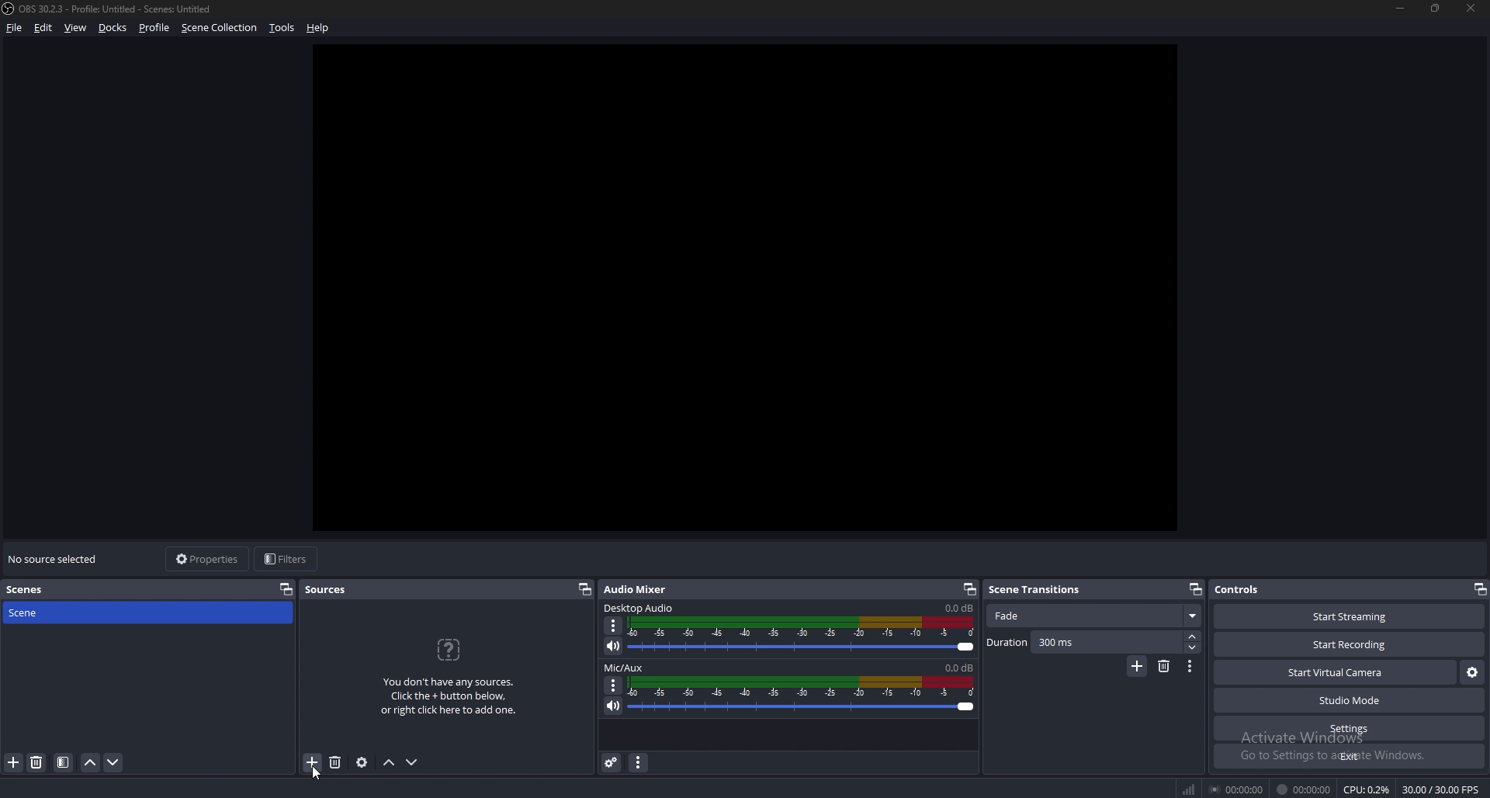 The width and height of the screenshot is (1490, 798). I want to click on  Audio mixer menu, so click(638, 764).